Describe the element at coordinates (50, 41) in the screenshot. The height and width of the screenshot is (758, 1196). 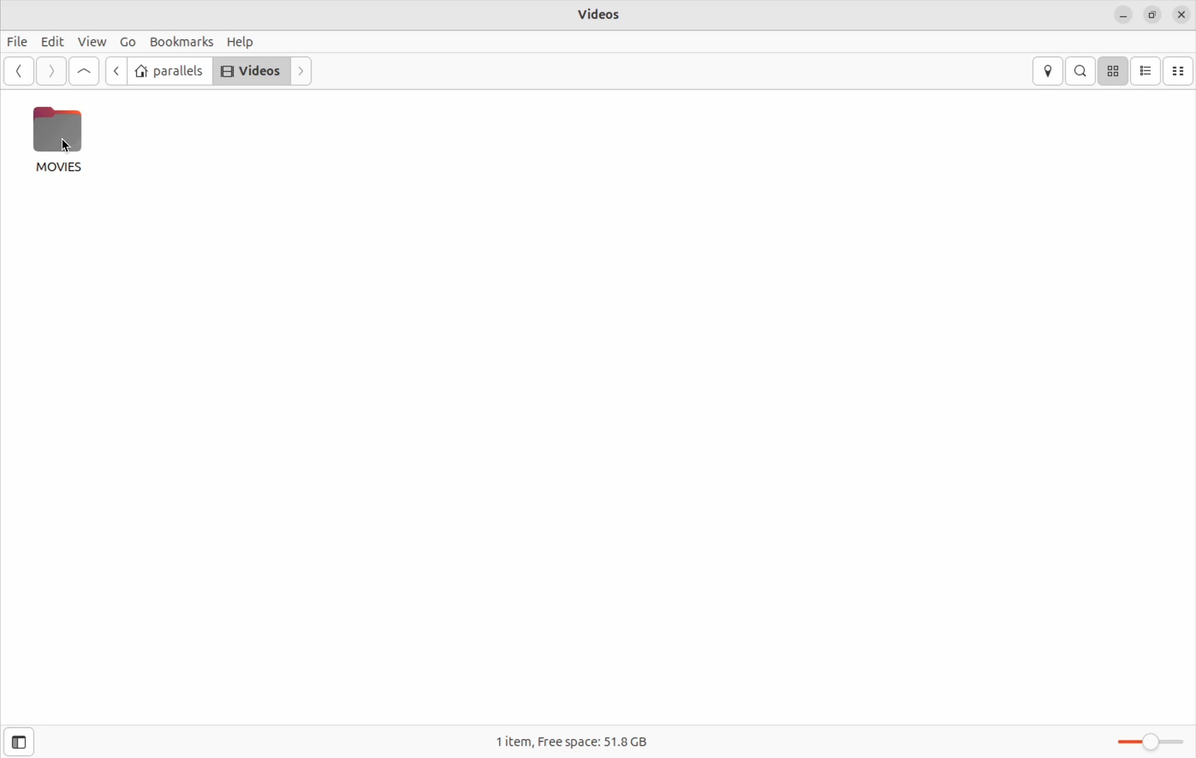
I see `Edit` at that location.